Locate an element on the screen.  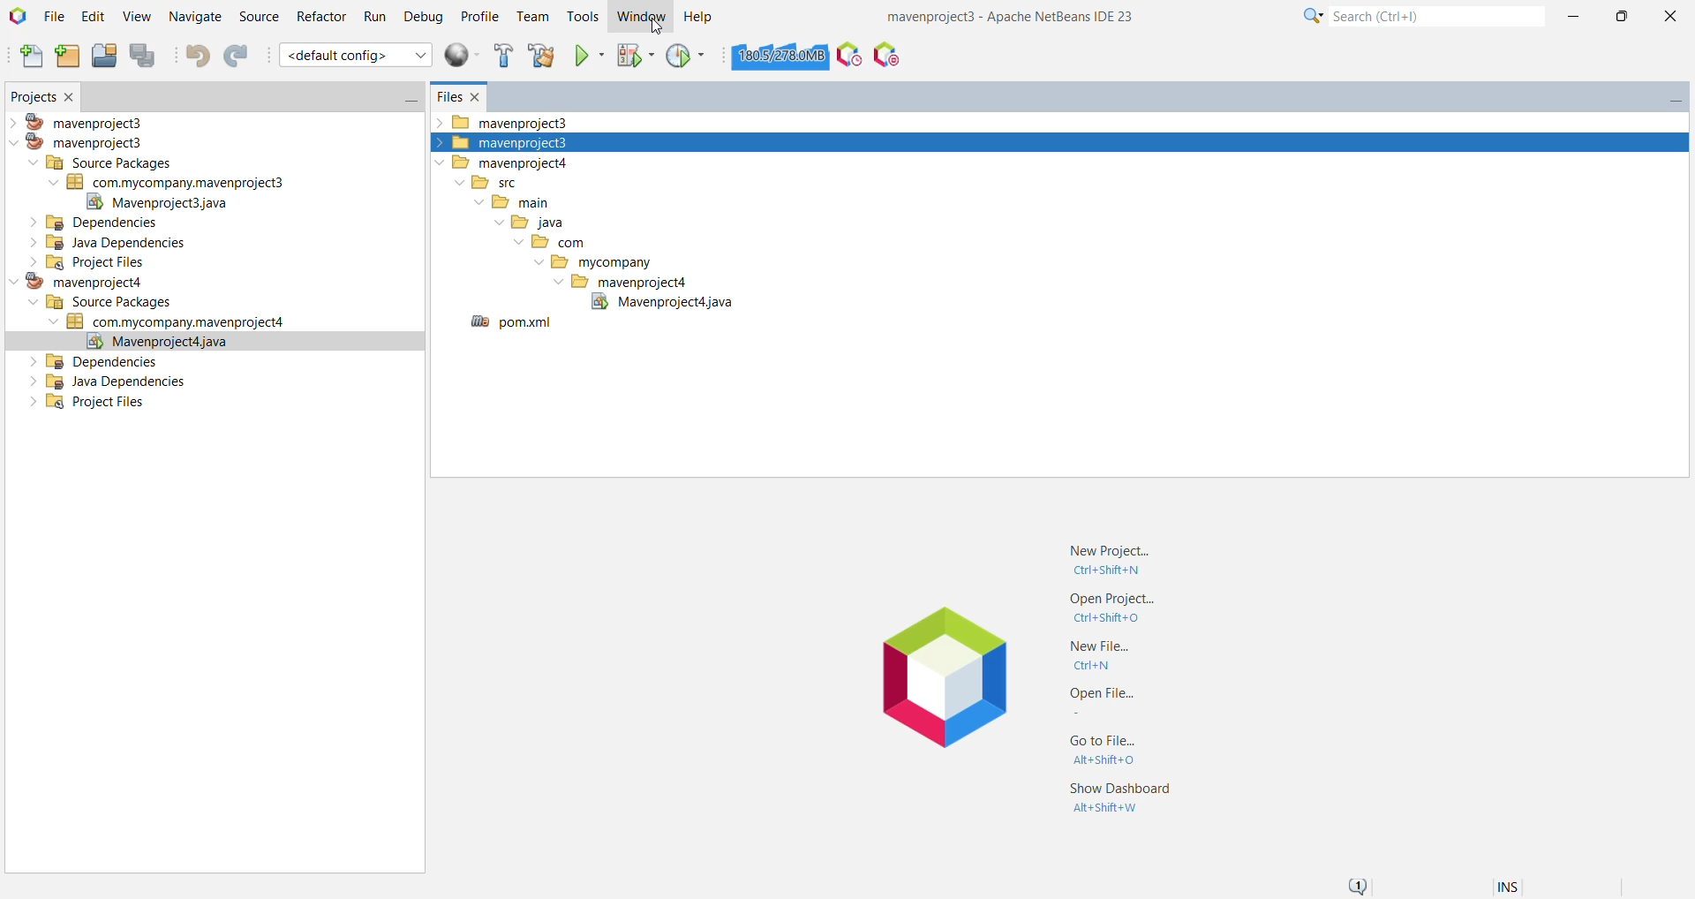
Build Project is located at coordinates (503, 56).